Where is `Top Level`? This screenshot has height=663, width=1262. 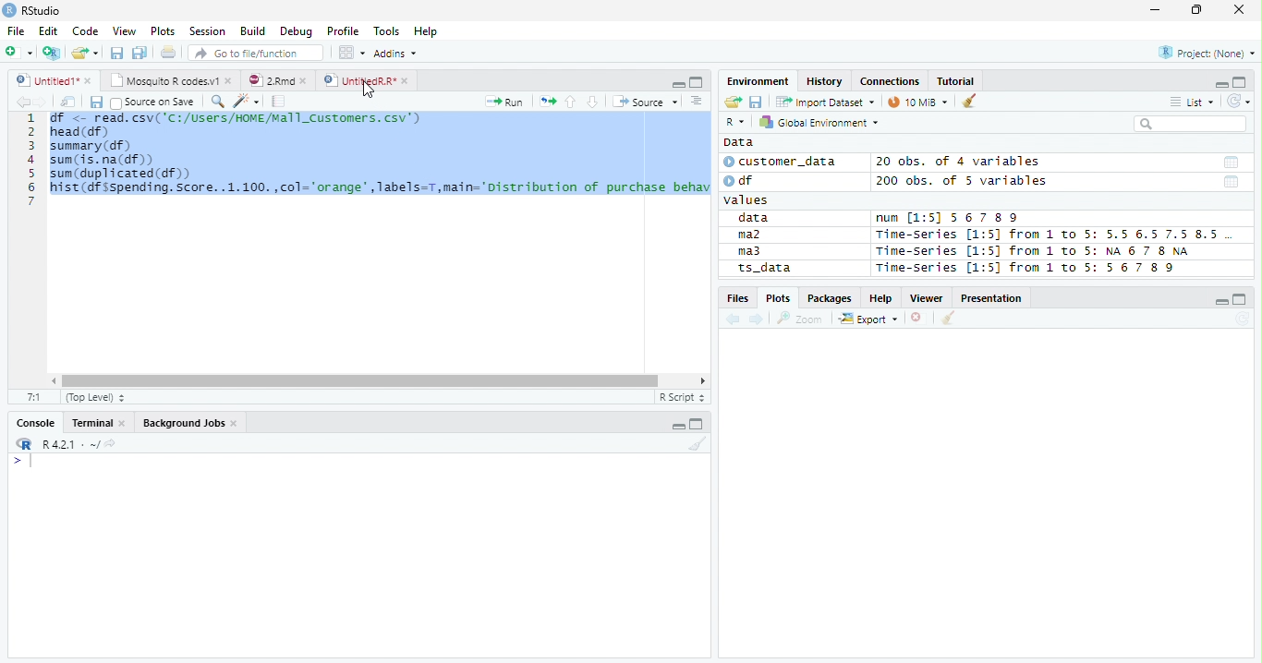
Top Level is located at coordinates (93, 398).